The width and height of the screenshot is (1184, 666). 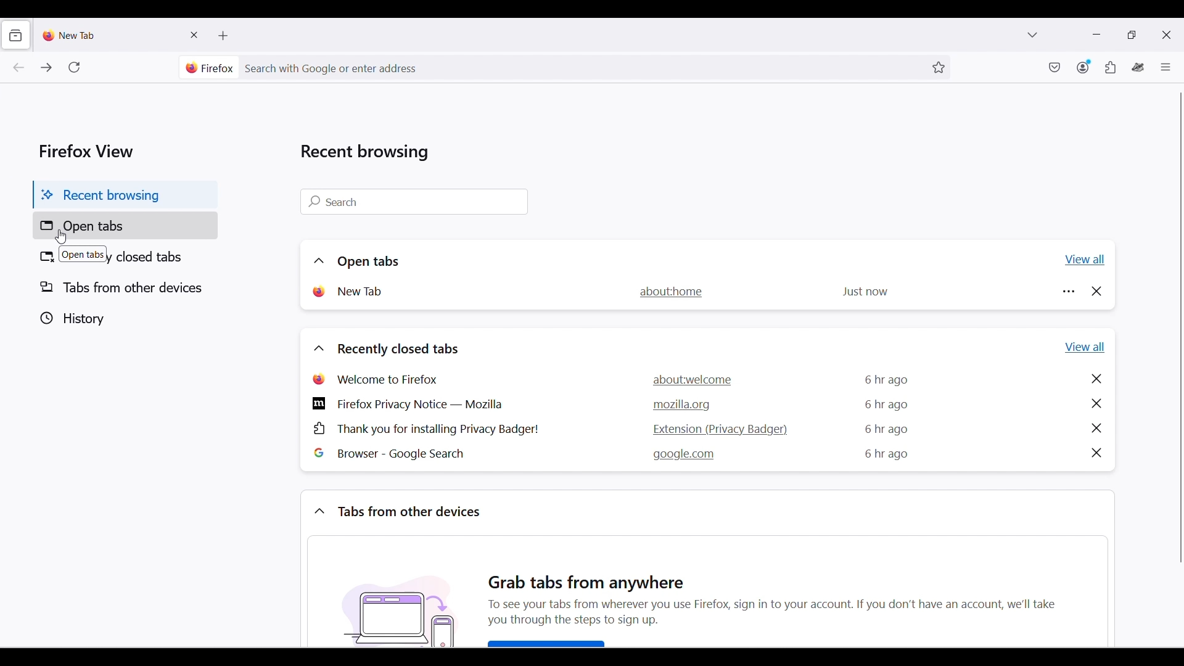 I want to click on Close new tab, so click(x=1096, y=291).